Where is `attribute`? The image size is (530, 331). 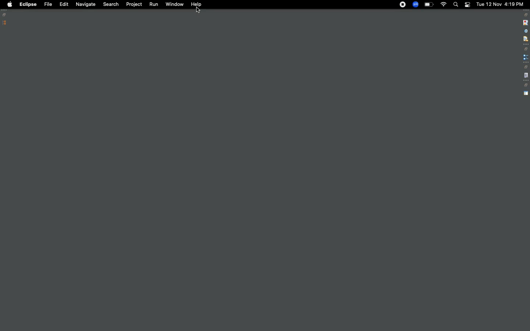 attribute is located at coordinates (525, 31).